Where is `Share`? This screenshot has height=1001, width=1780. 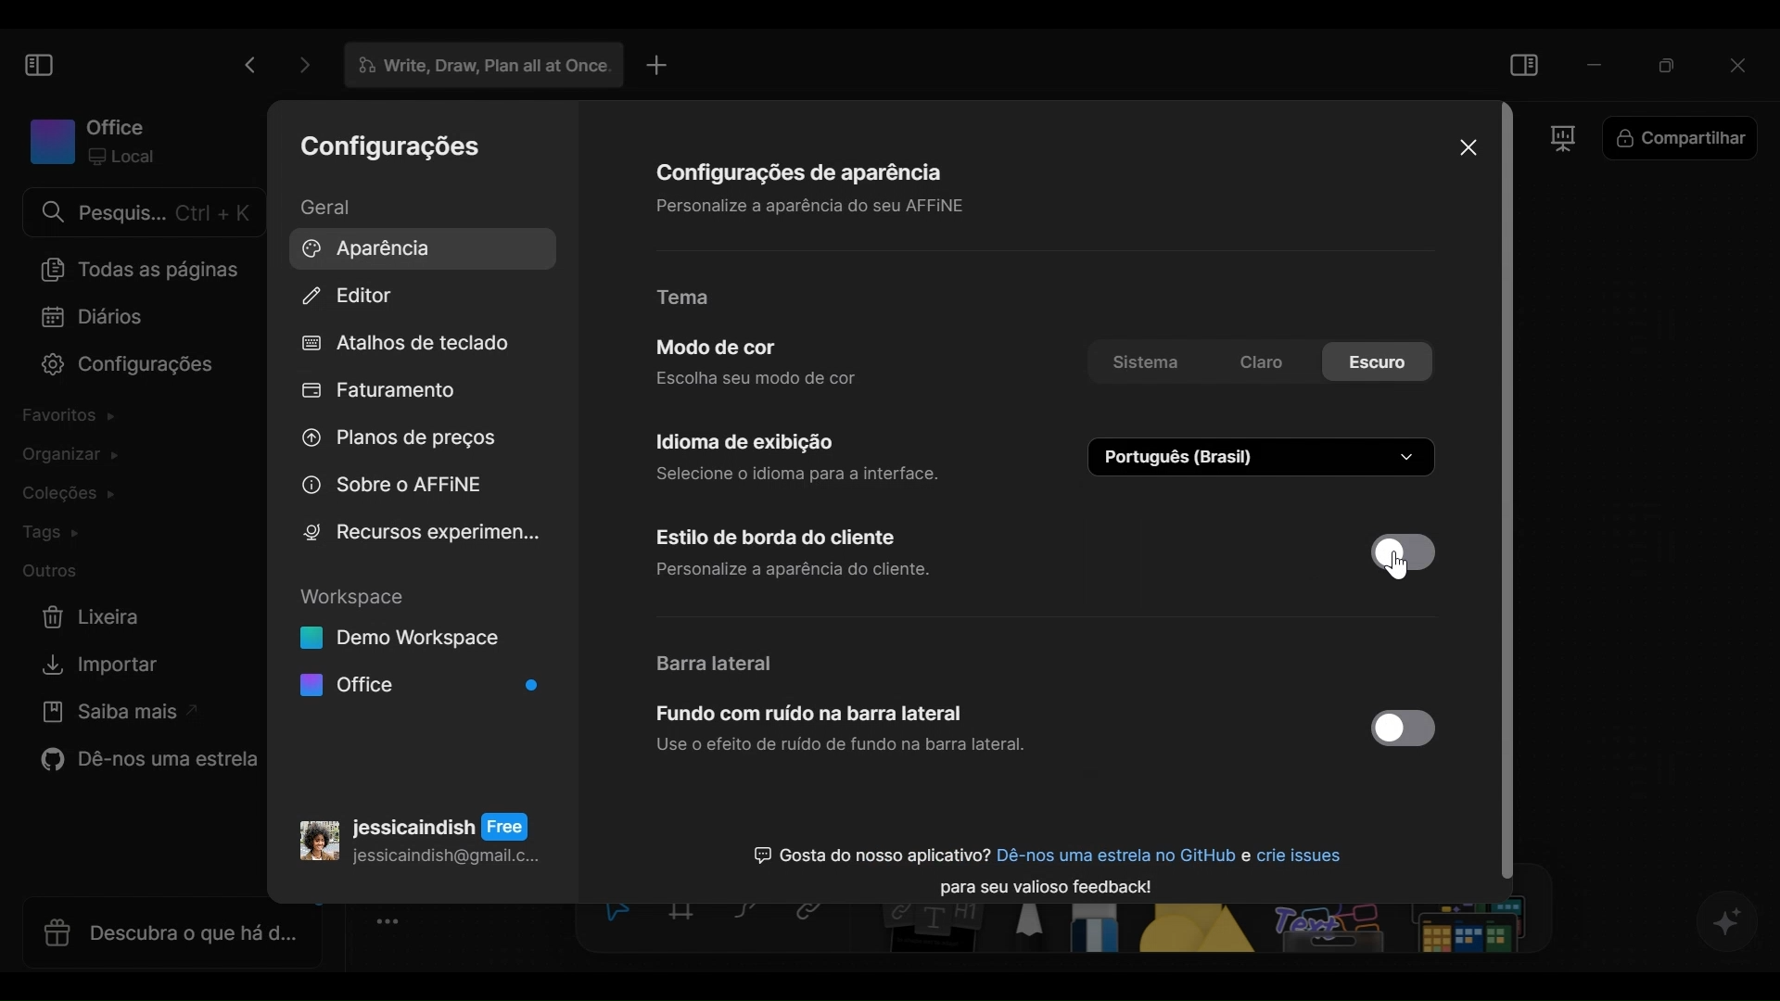
Share is located at coordinates (1681, 140).